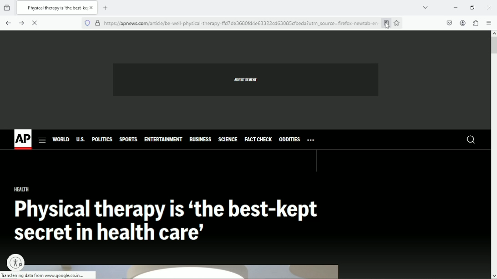 This screenshot has width=497, height=279. I want to click on ODDITIES, so click(289, 139).